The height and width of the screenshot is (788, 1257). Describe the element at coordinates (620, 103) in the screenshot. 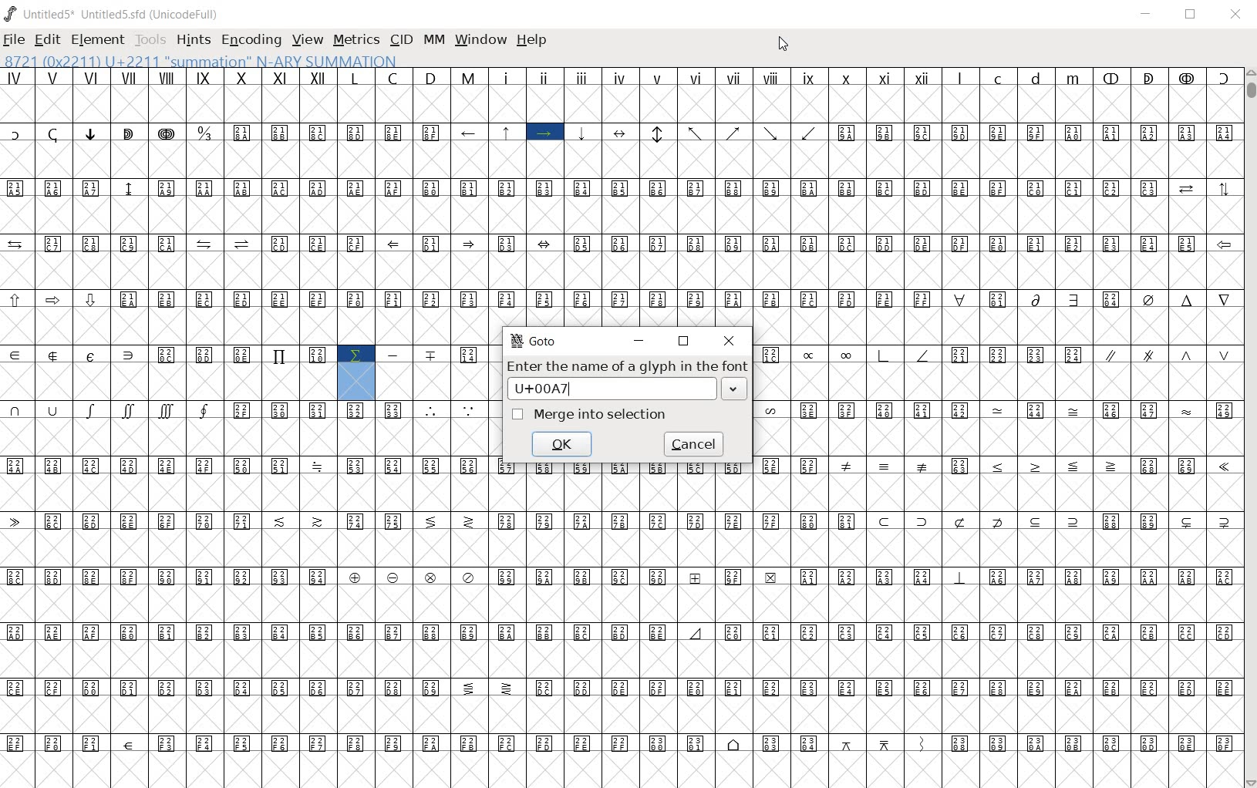

I see `empty cells` at that location.